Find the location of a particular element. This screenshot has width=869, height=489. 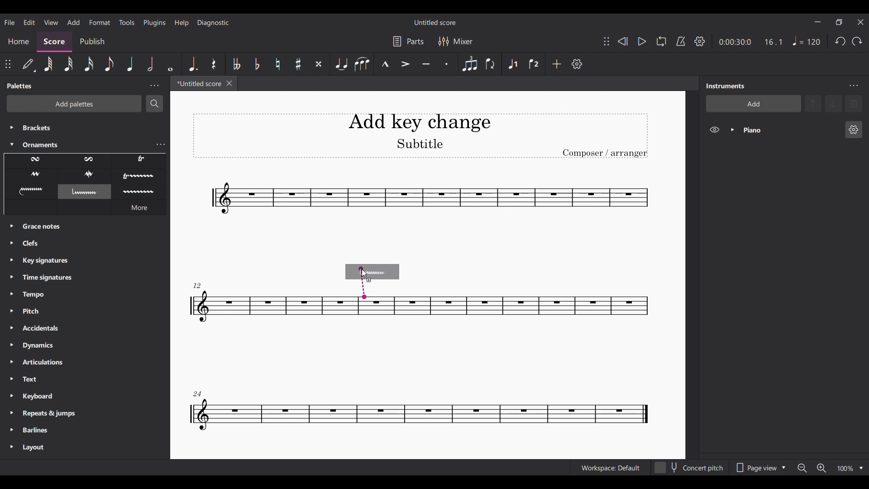

Workspace: default is located at coordinates (611, 467).